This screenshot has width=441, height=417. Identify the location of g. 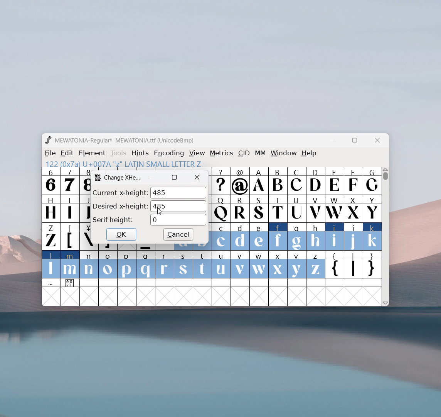
(297, 236).